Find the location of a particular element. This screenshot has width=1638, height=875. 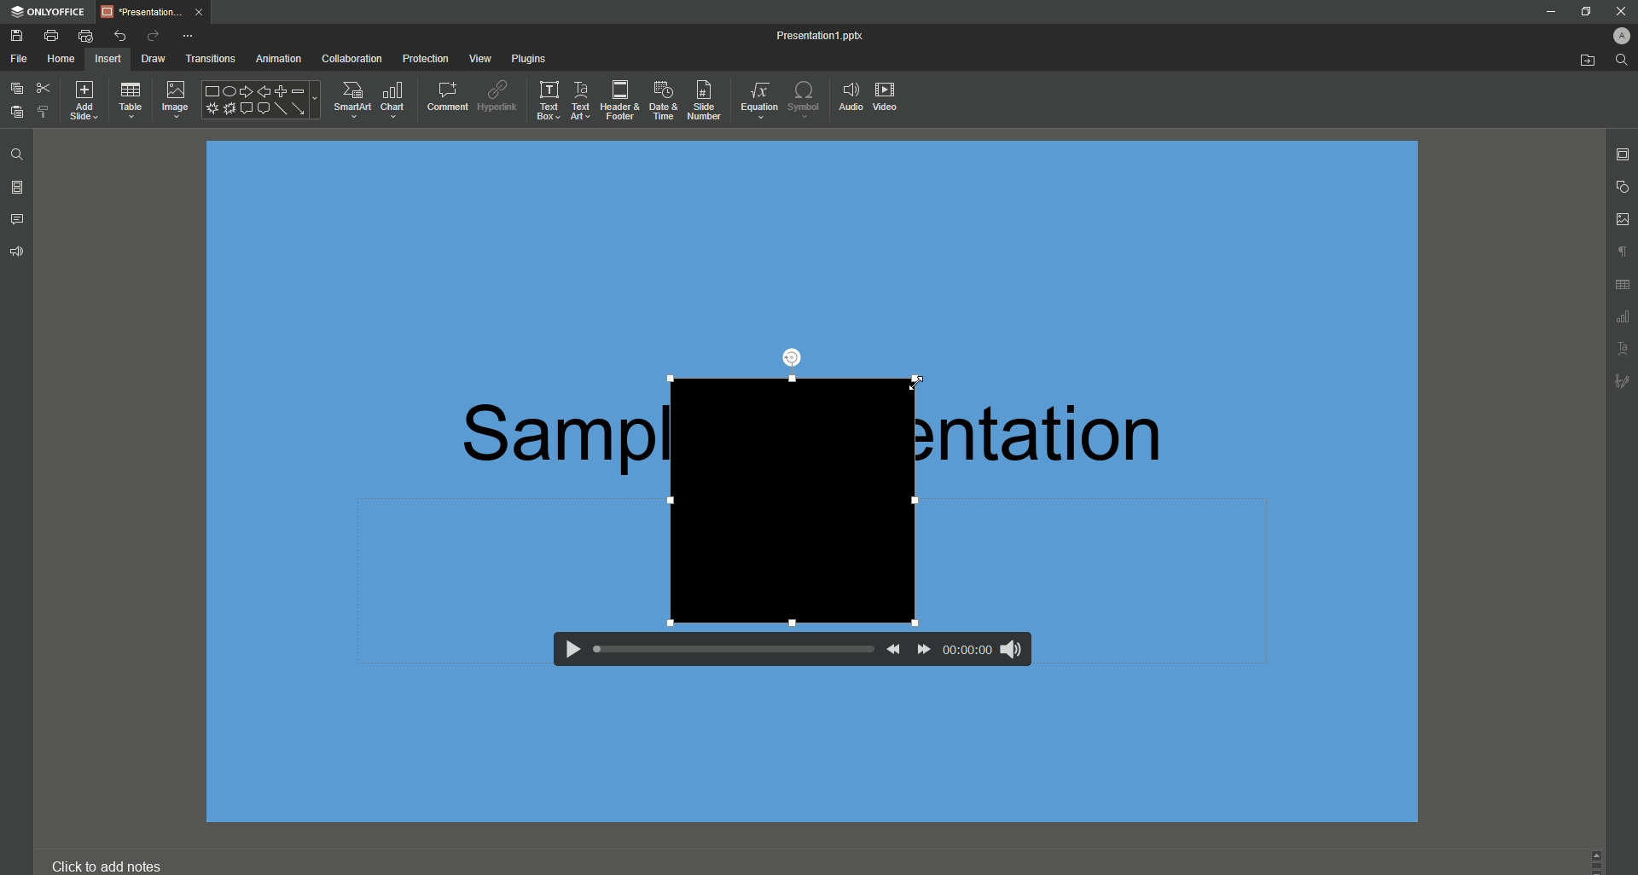

Copy is located at coordinates (15, 88).